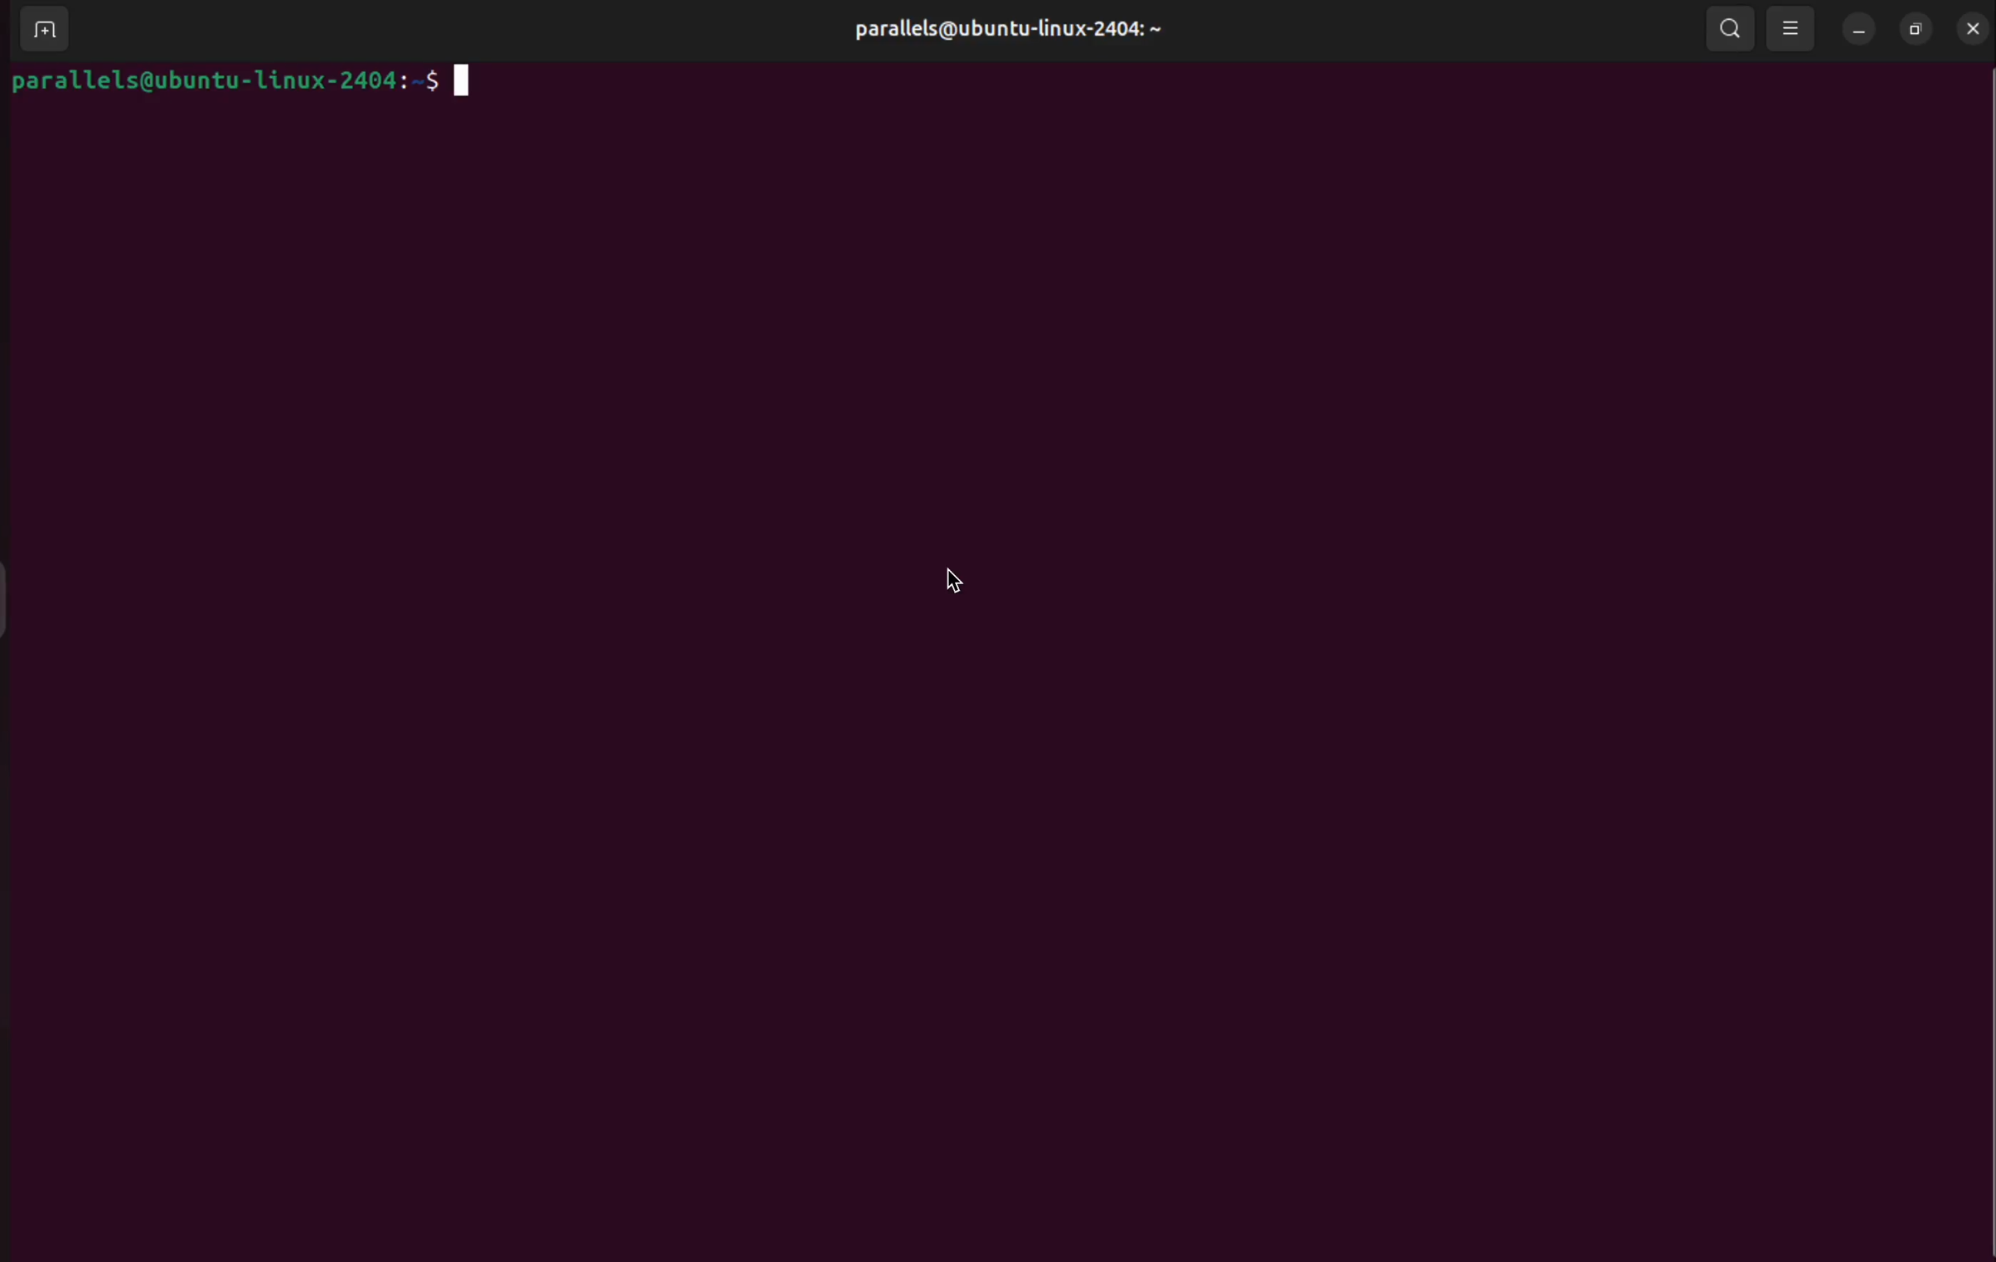 This screenshot has height=1262, width=1996. I want to click on resize, so click(1916, 28).